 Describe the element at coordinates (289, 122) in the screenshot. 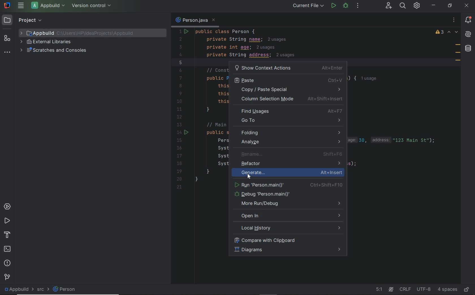

I see `go to` at that location.